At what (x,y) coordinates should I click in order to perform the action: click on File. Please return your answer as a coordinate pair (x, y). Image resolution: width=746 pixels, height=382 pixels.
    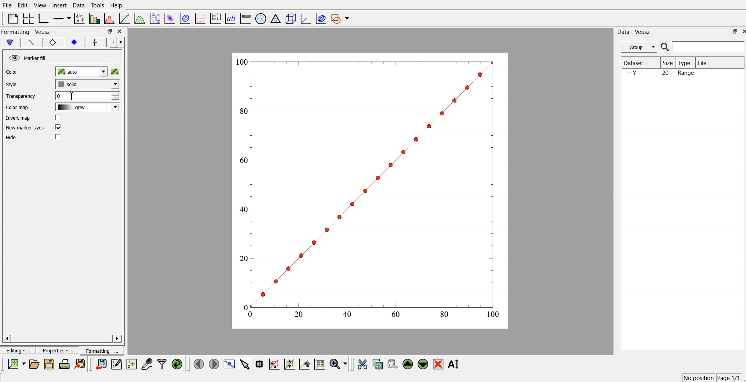
    Looking at the image, I should click on (720, 62).